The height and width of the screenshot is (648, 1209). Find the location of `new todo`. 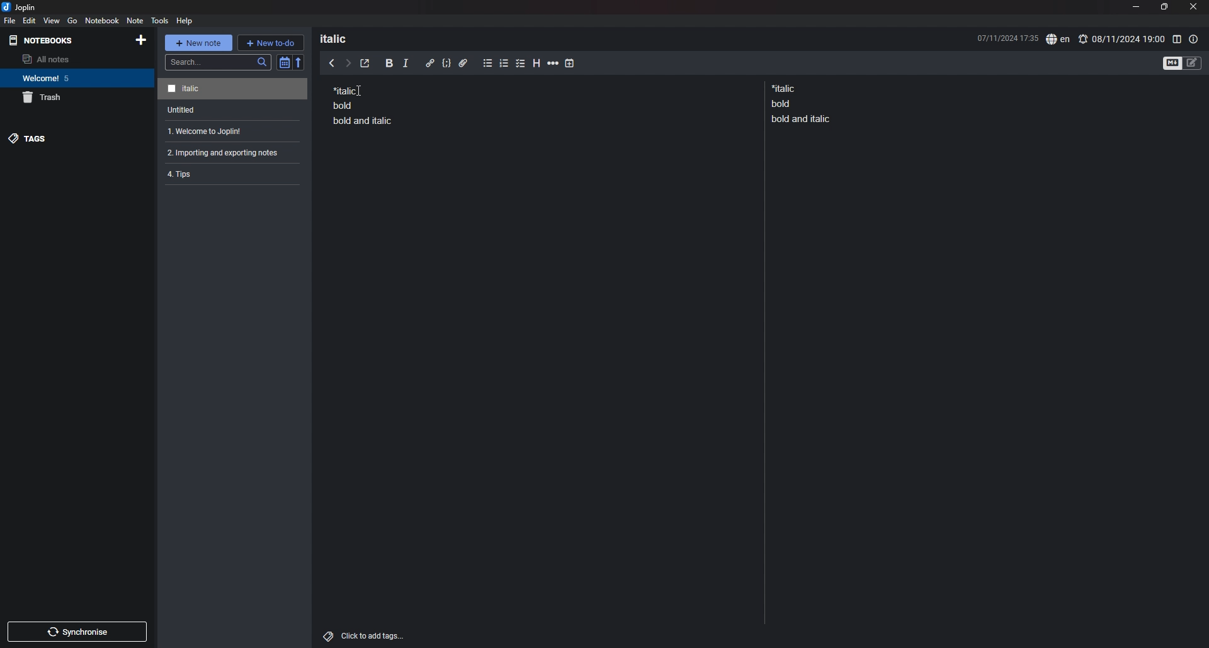

new todo is located at coordinates (270, 42).